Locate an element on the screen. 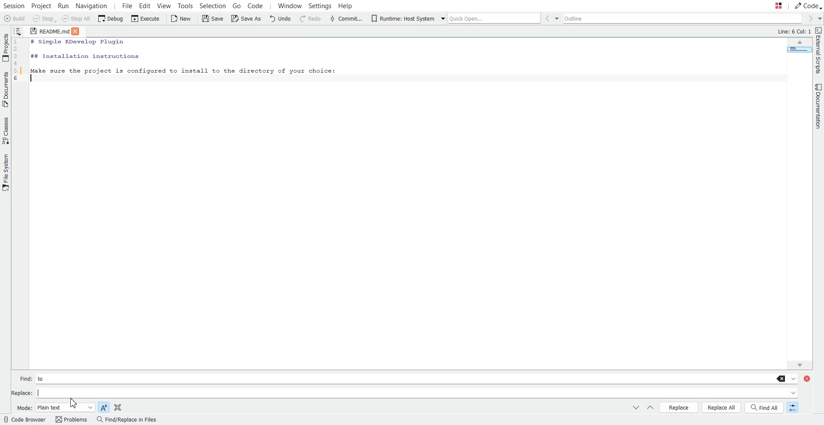 Image resolution: width=824 pixels, height=425 pixels. Go is located at coordinates (236, 6).